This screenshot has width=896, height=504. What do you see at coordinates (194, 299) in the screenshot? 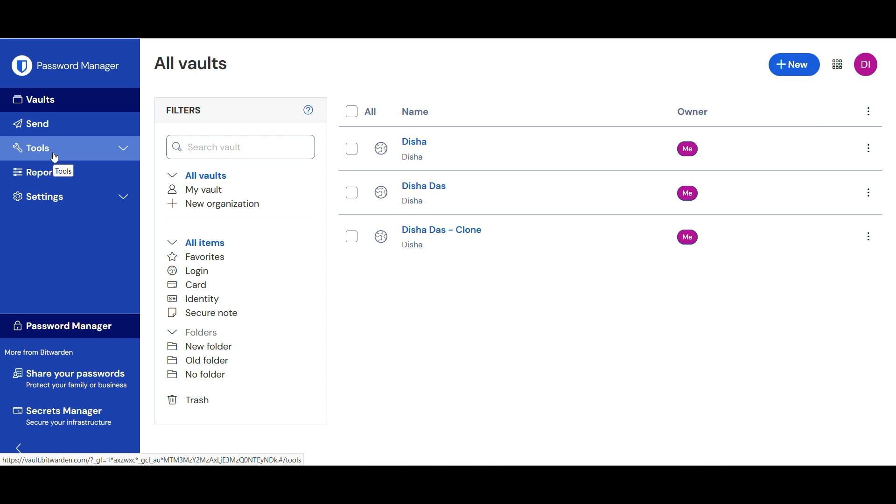
I see `Identity` at bounding box center [194, 299].